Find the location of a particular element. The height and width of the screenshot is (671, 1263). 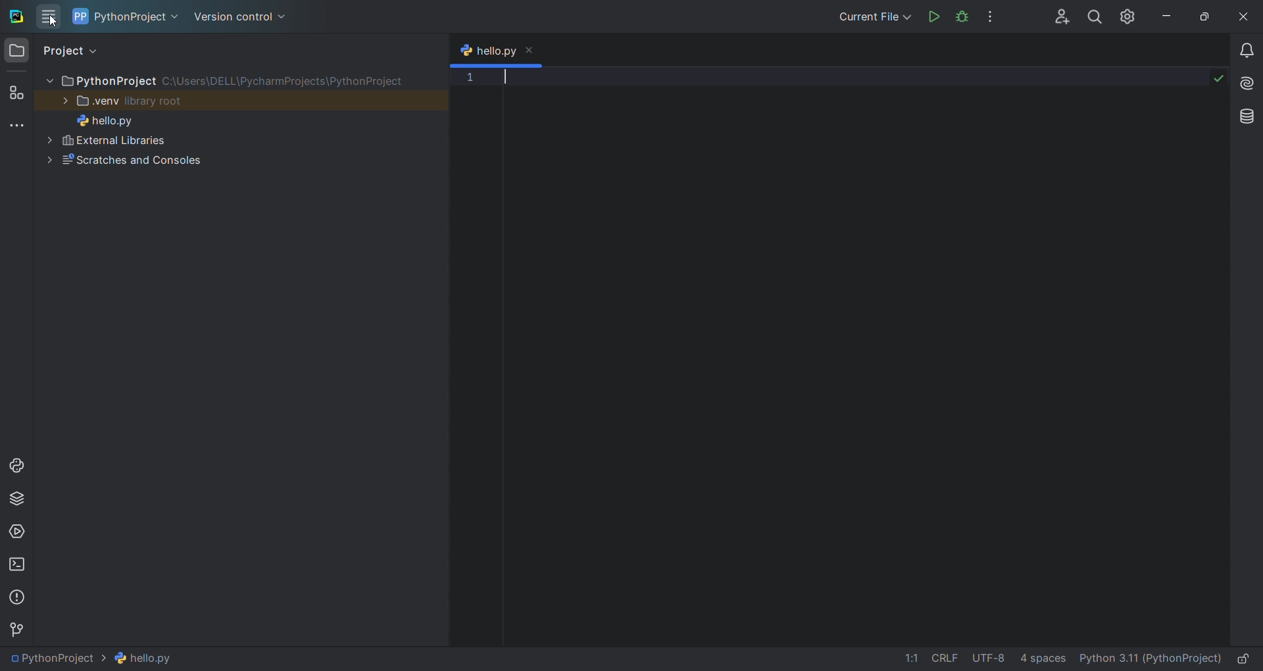

database is located at coordinates (1247, 116).